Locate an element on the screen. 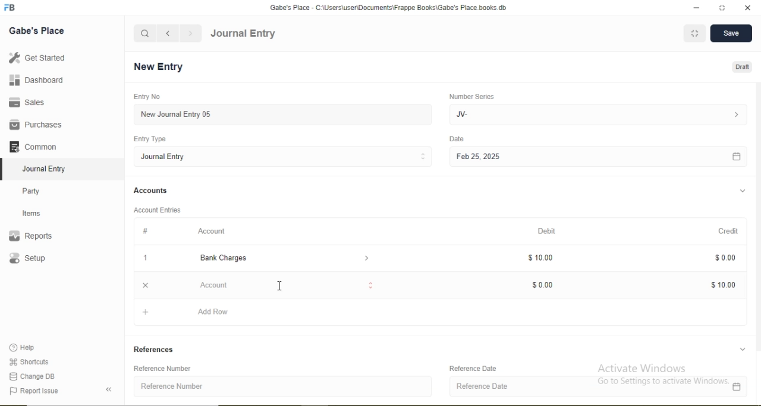  Entry No is located at coordinates (145, 96).